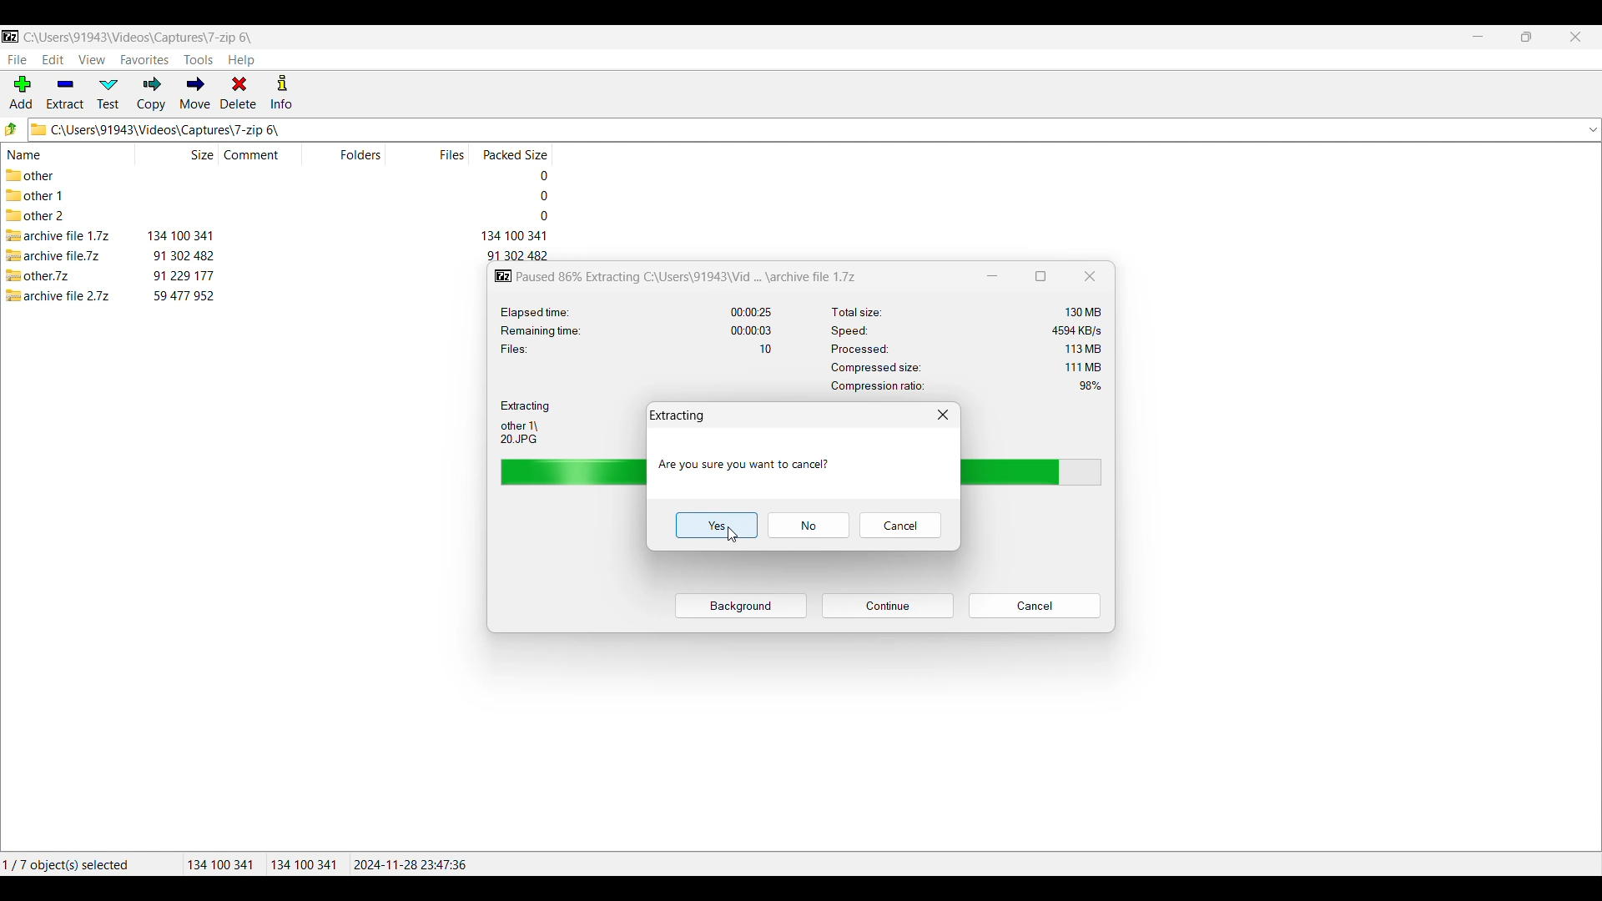 The height and width of the screenshot is (901, 1602). I want to click on Cancel, so click(809, 526).